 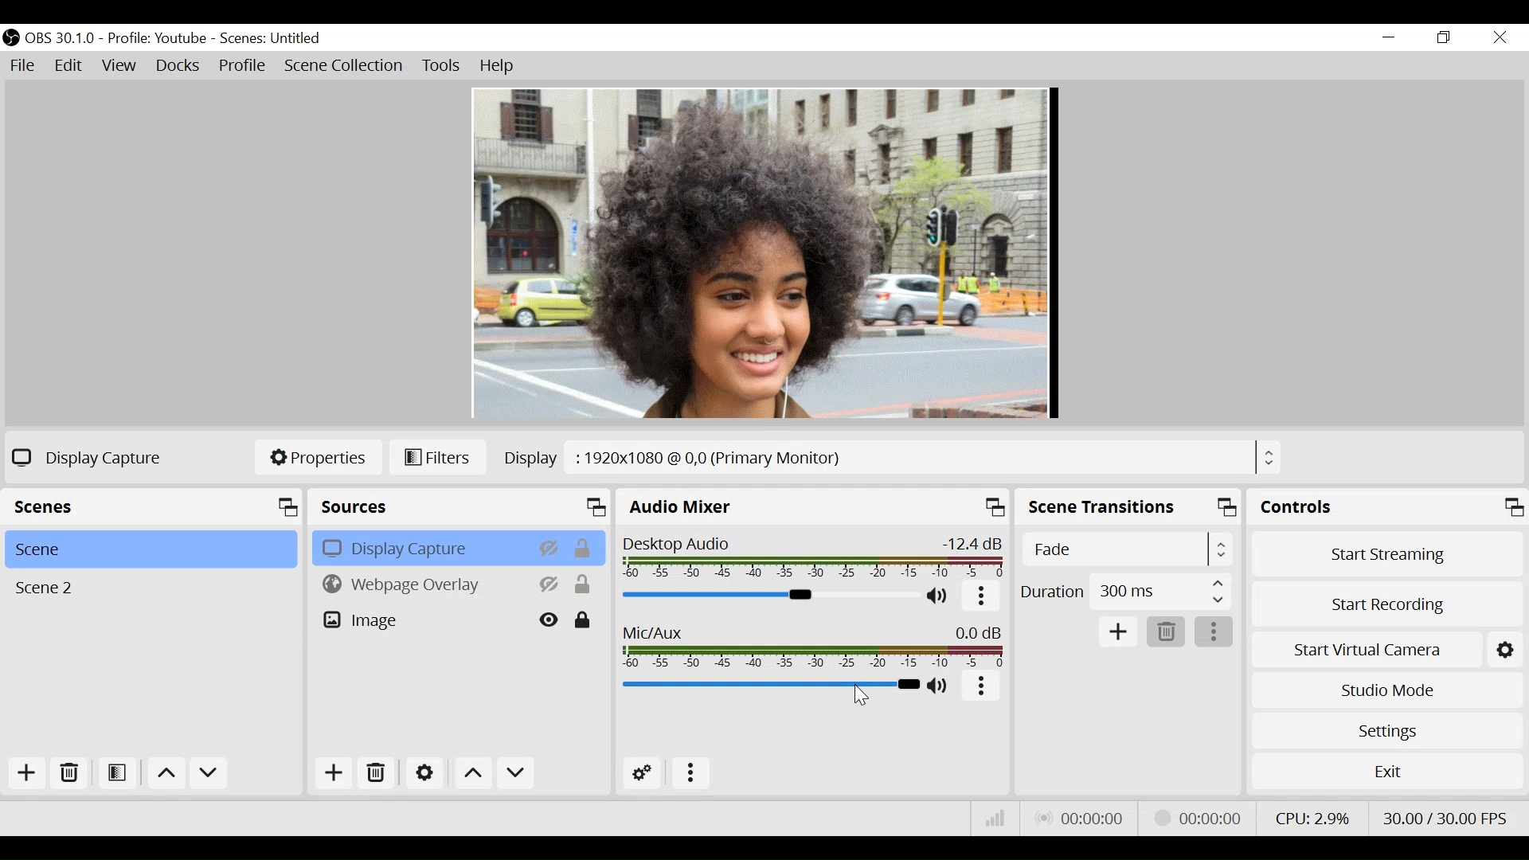 I want to click on Docks, so click(x=178, y=66).